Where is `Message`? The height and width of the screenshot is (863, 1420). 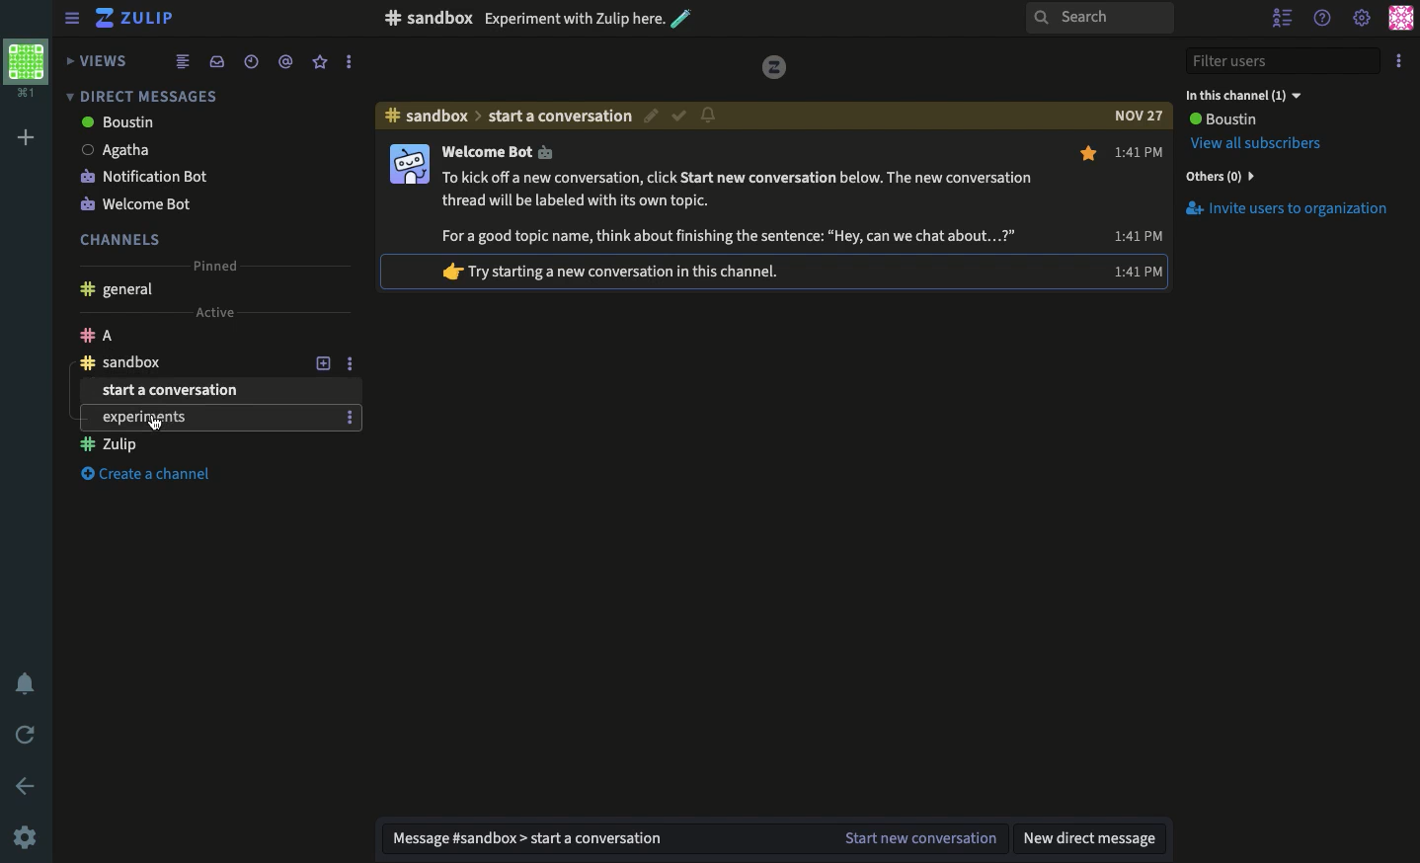
Message is located at coordinates (596, 839).